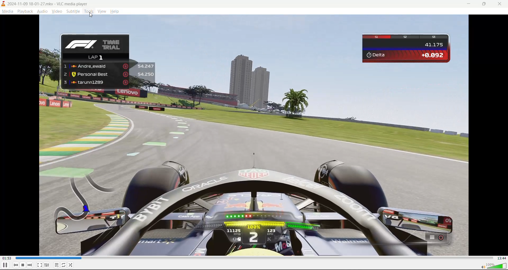 The image size is (508, 270). What do you see at coordinates (487, 4) in the screenshot?
I see `maximize` at bounding box center [487, 4].